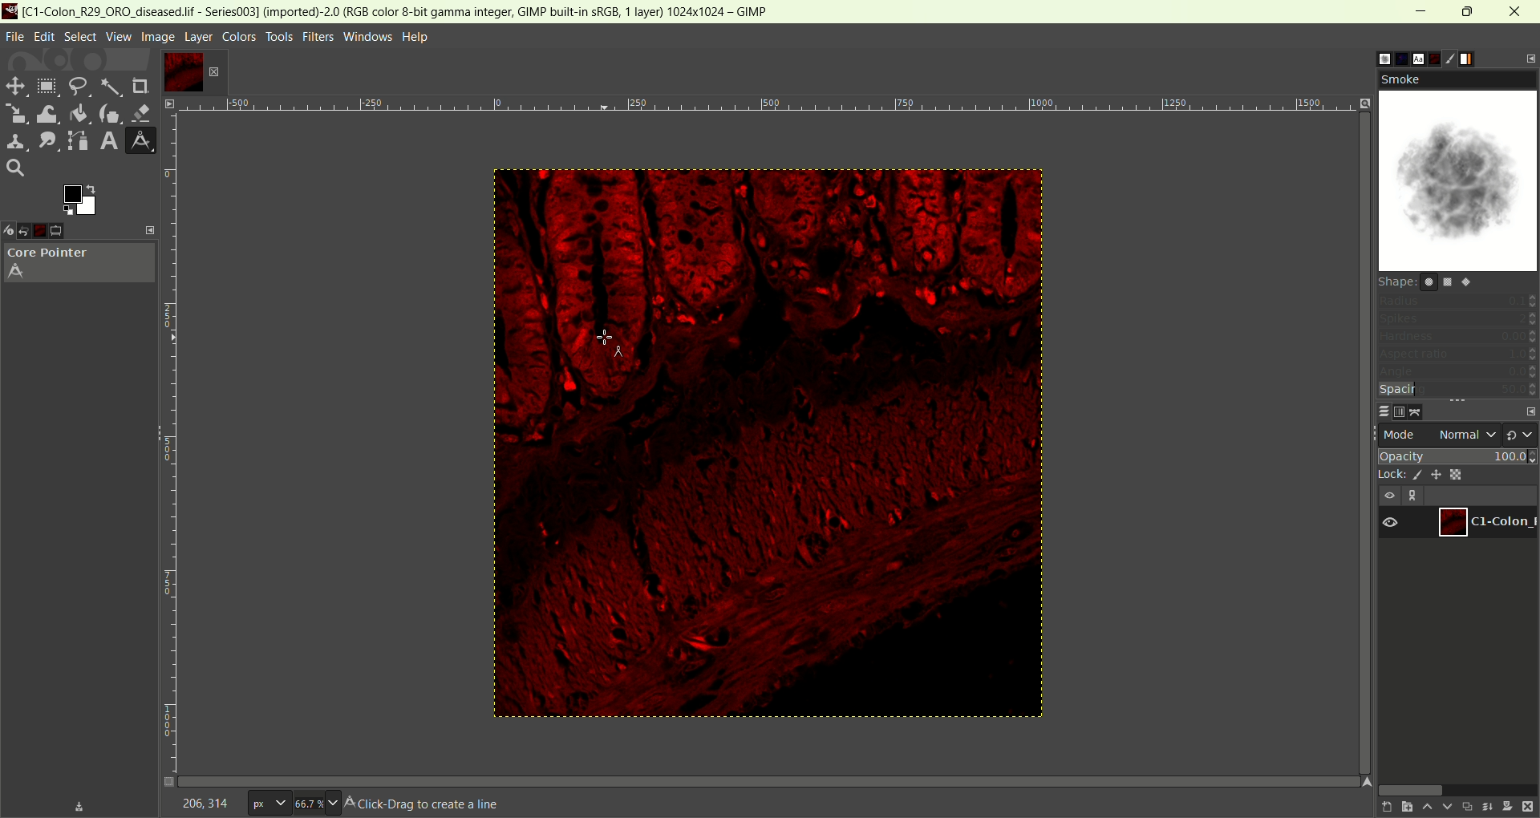 The image size is (1540, 818). Describe the element at coordinates (1371, 59) in the screenshot. I see `brush` at that location.